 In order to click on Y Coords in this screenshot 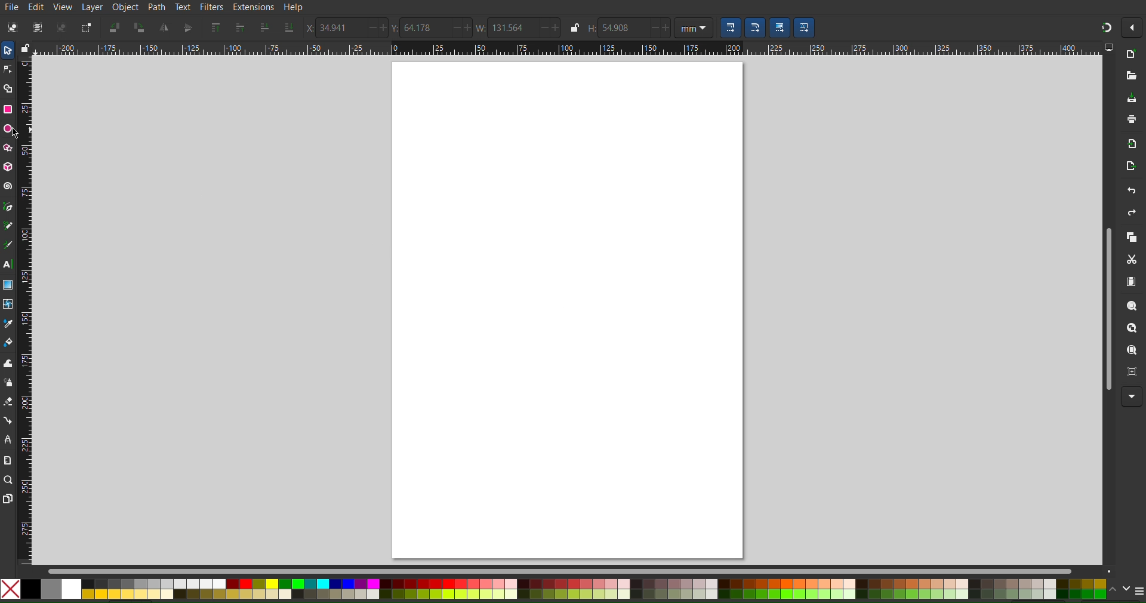, I will do `click(396, 27)`.